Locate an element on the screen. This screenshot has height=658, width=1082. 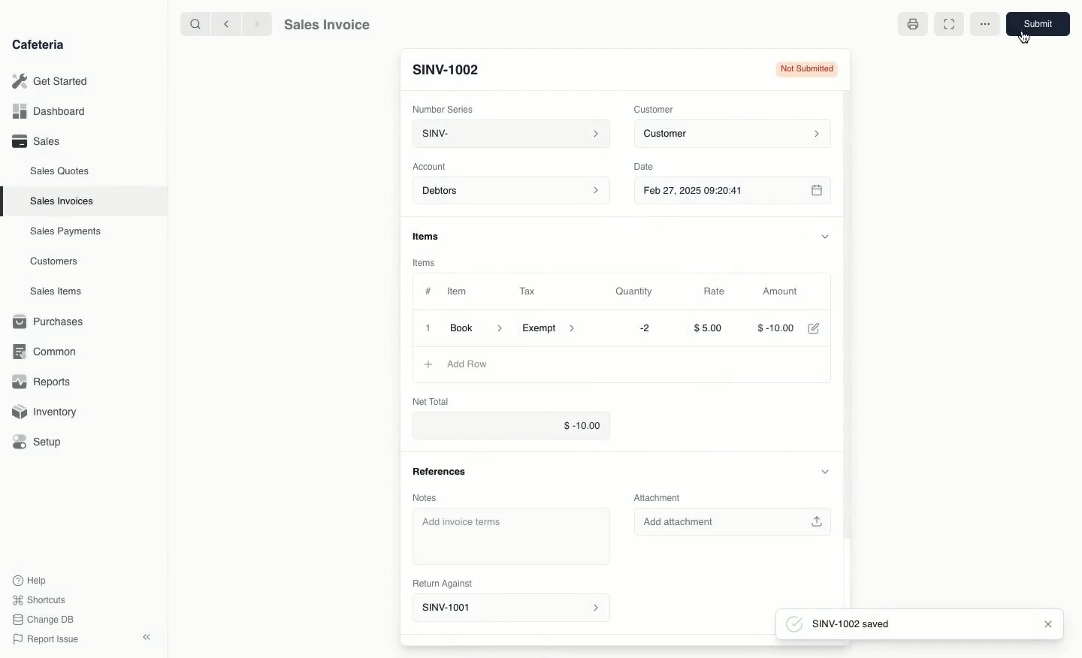
Not submitted is located at coordinates (807, 69).